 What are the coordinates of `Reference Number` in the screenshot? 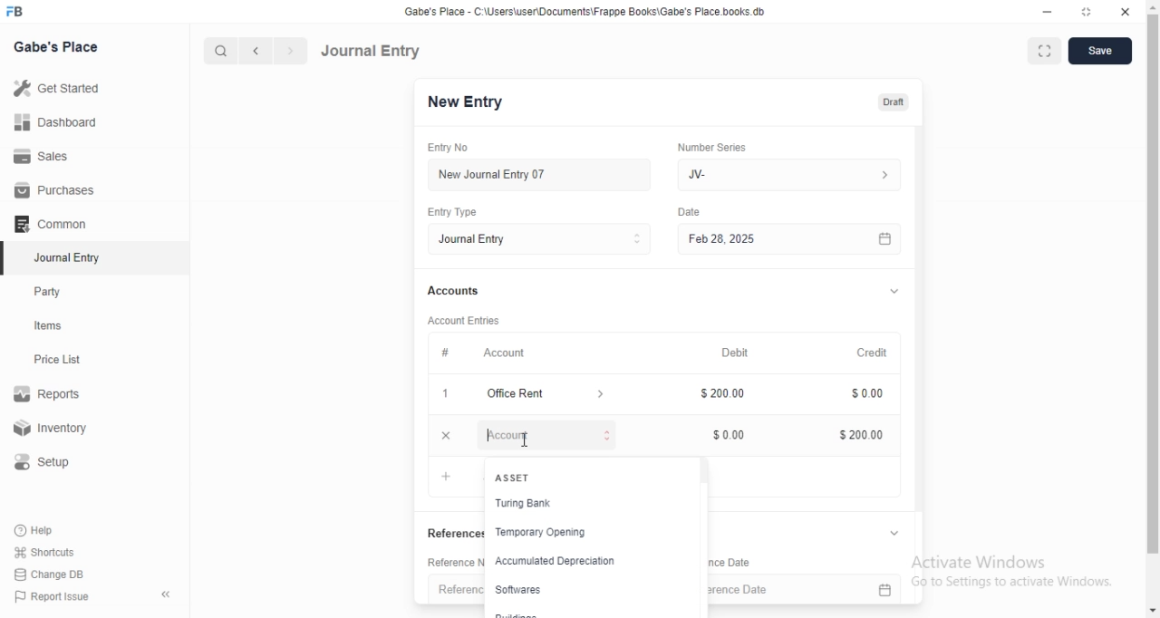 It's located at (458, 564).